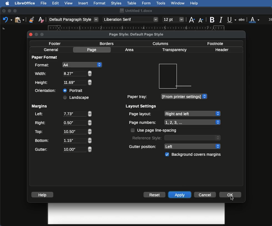  I want to click on Background covers margins, so click(194, 155).